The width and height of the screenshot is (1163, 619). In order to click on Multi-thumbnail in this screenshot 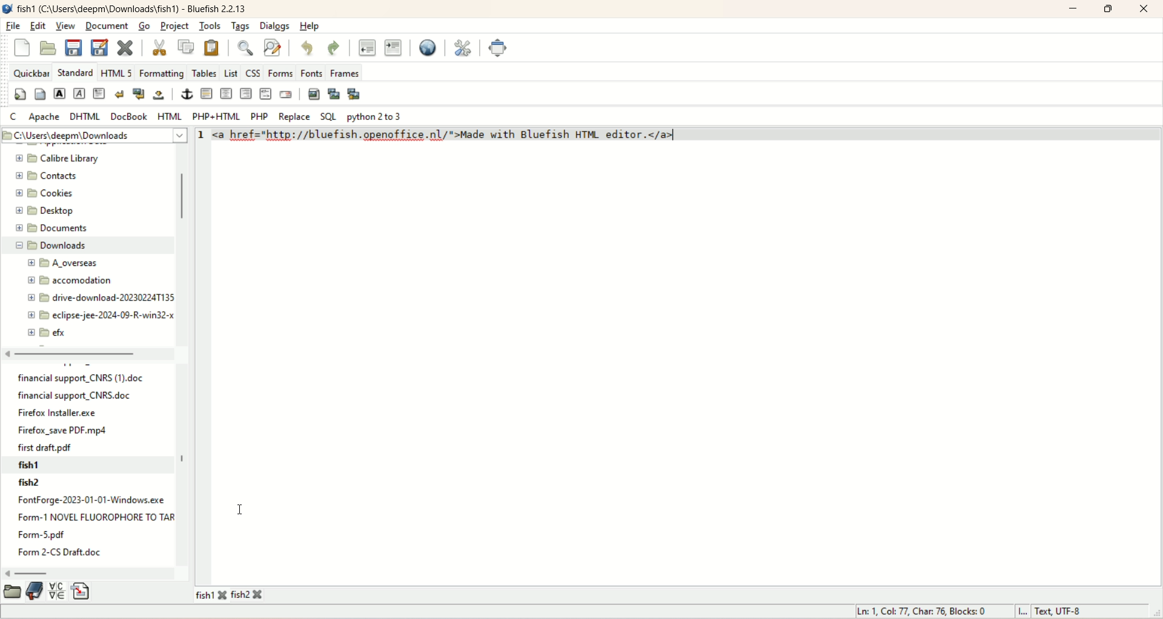, I will do `click(356, 95)`.